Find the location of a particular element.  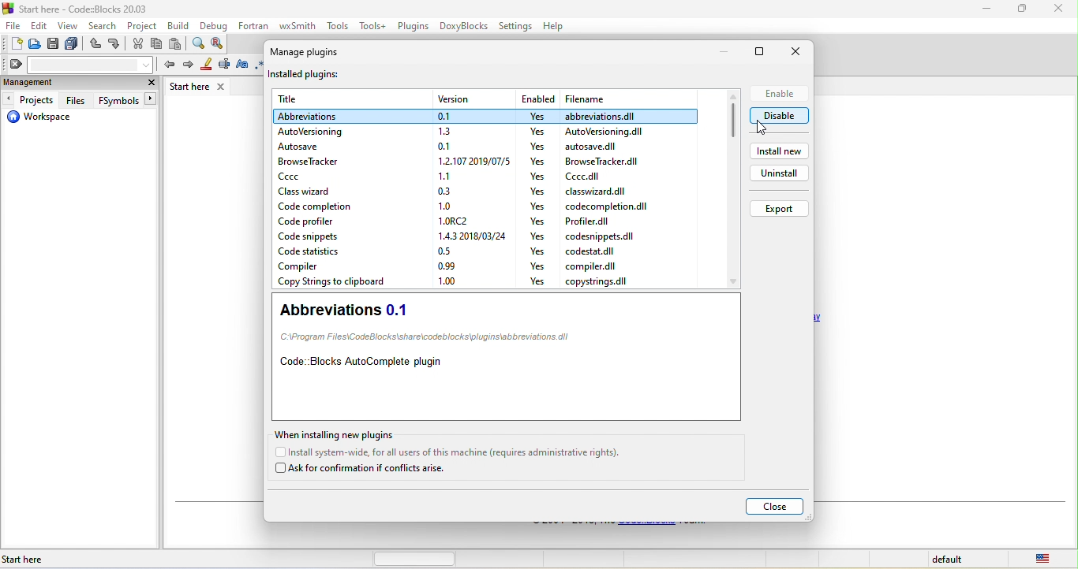

enable is located at coordinates (780, 94).